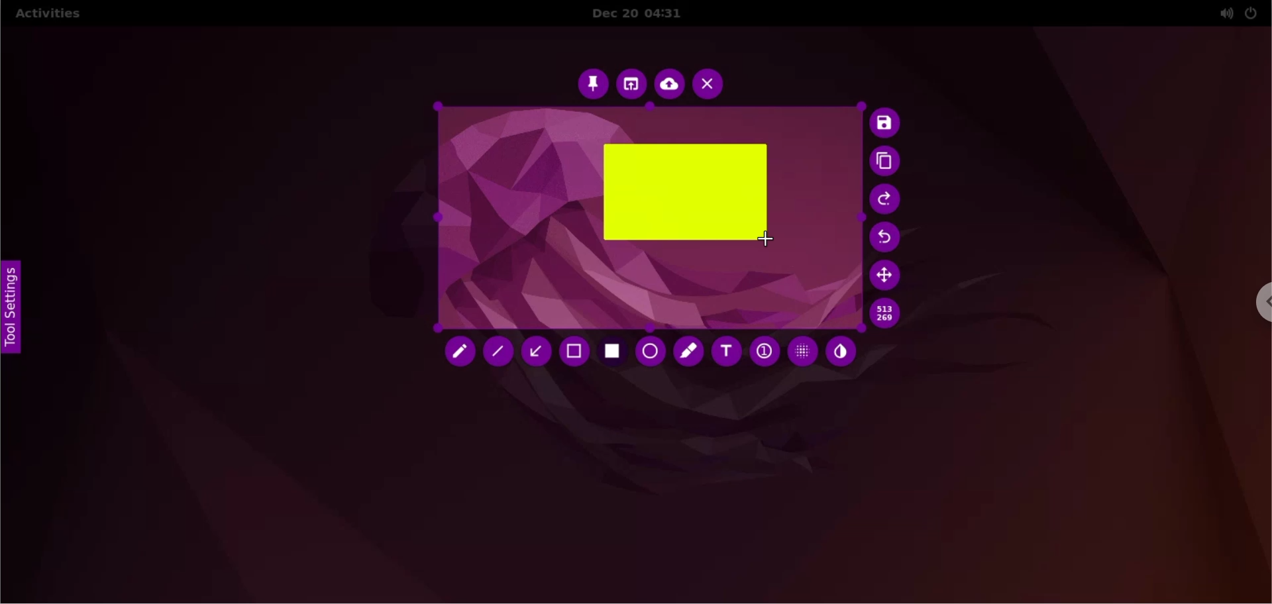 The height and width of the screenshot is (604, 1272). What do you see at coordinates (770, 238) in the screenshot?
I see `cursor ` at bounding box center [770, 238].